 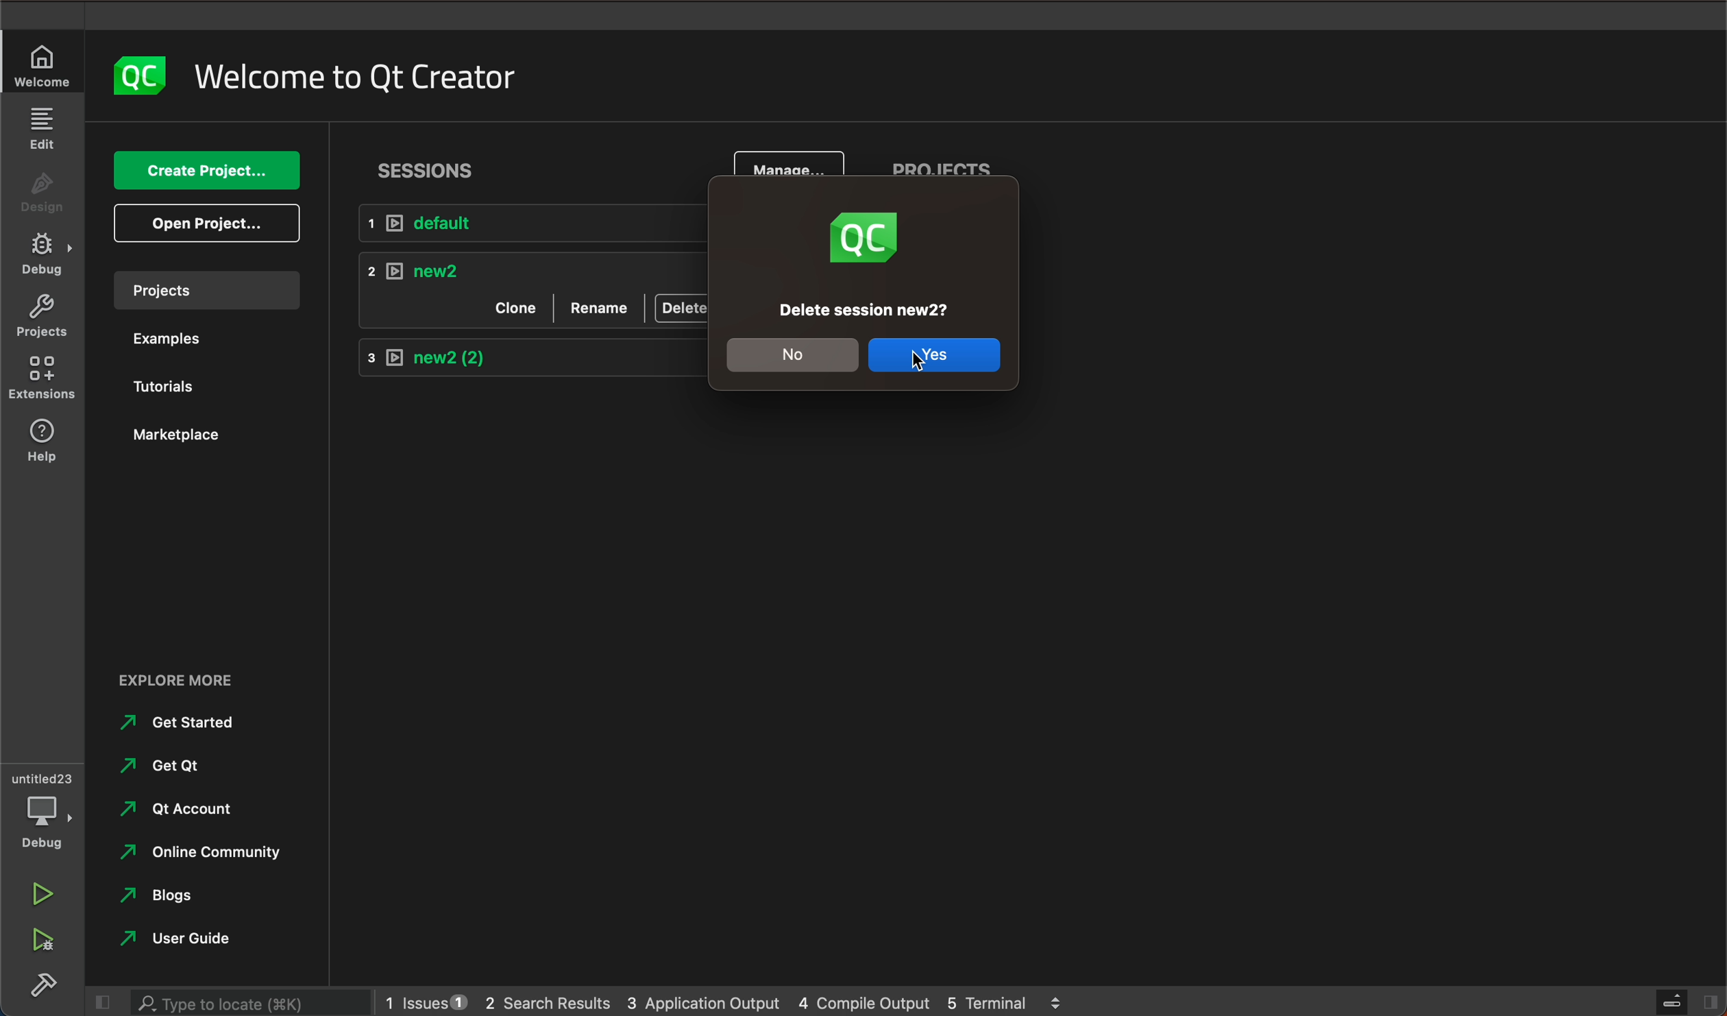 What do you see at coordinates (46, 982) in the screenshot?
I see `build` at bounding box center [46, 982].